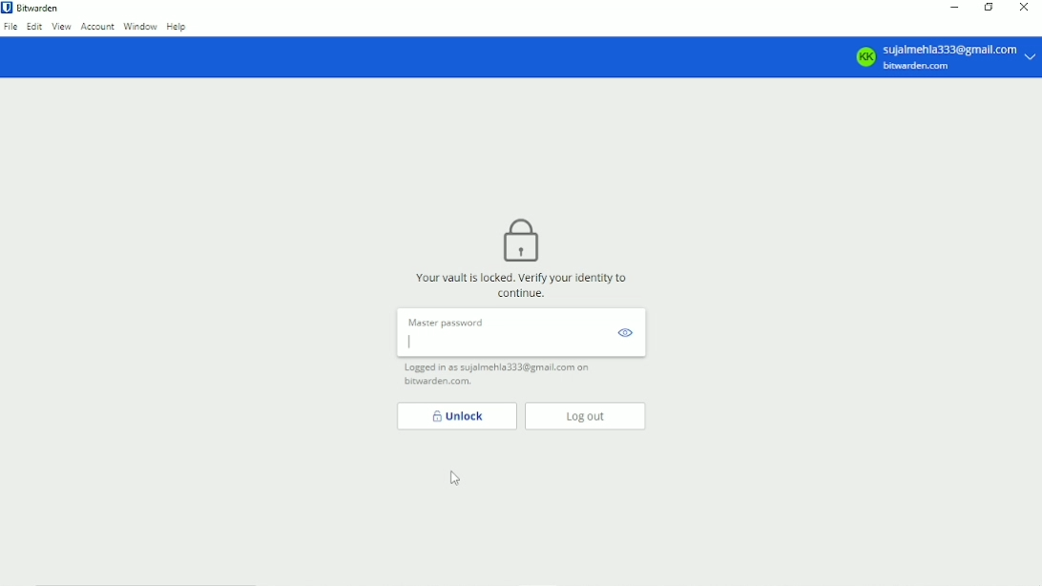  What do you see at coordinates (519, 333) in the screenshot?
I see `Master password` at bounding box center [519, 333].